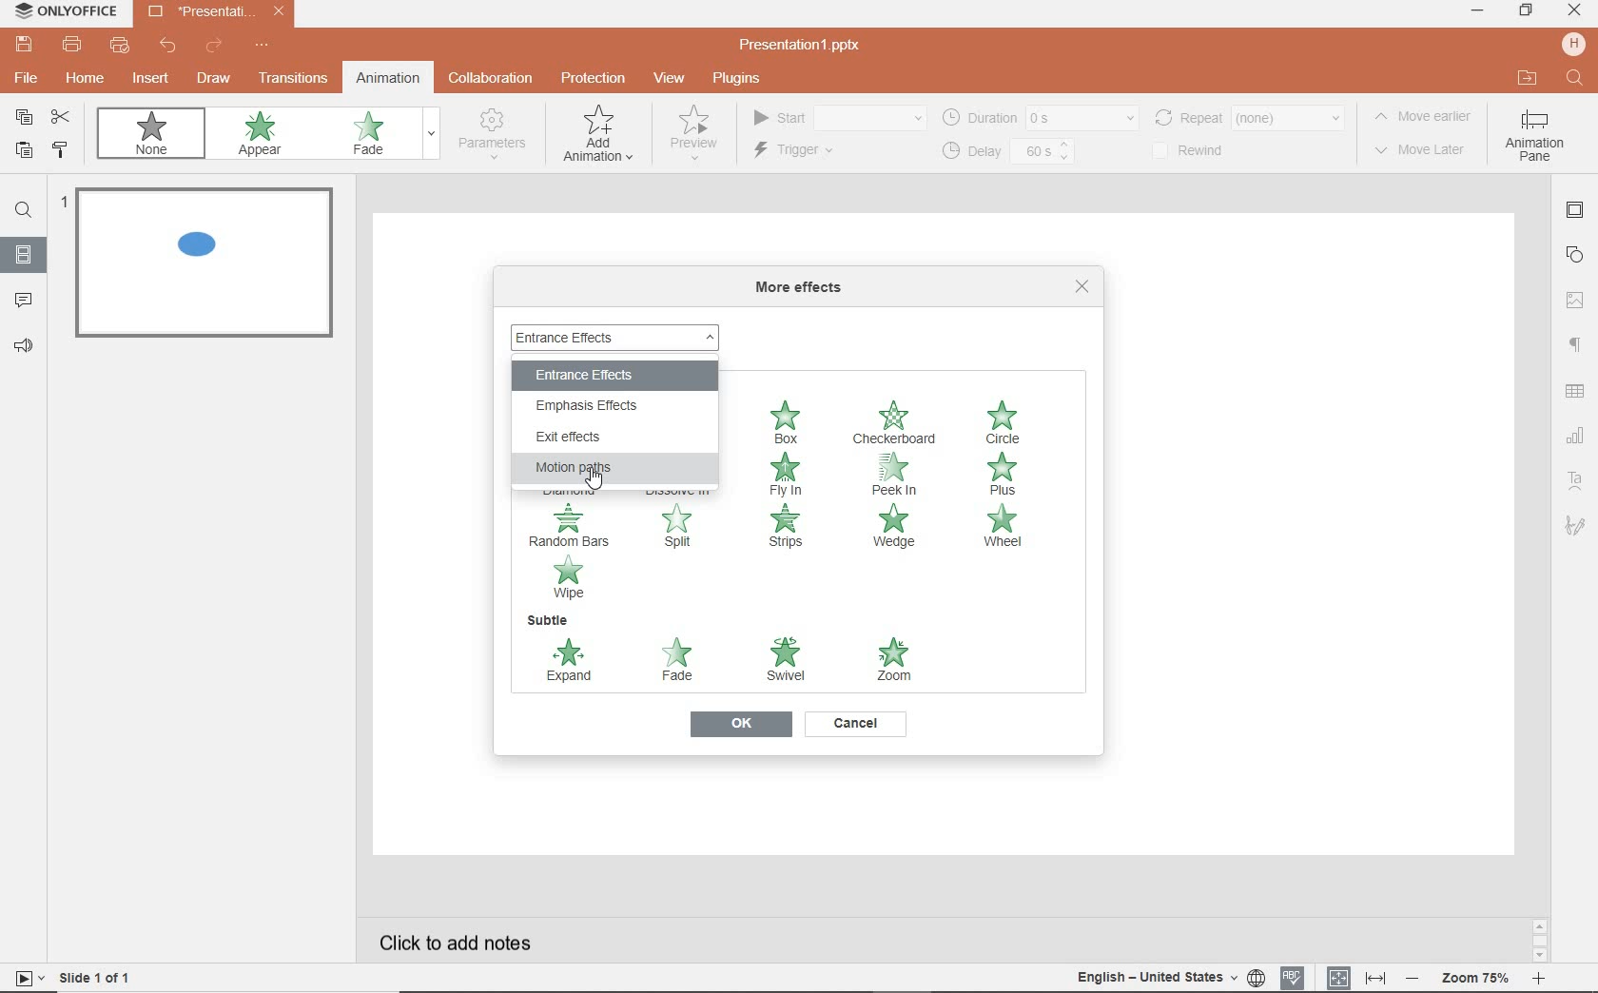  What do you see at coordinates (1478, 976) in the screenshot?
I see `zoom` at bounding box center [1478, 976].